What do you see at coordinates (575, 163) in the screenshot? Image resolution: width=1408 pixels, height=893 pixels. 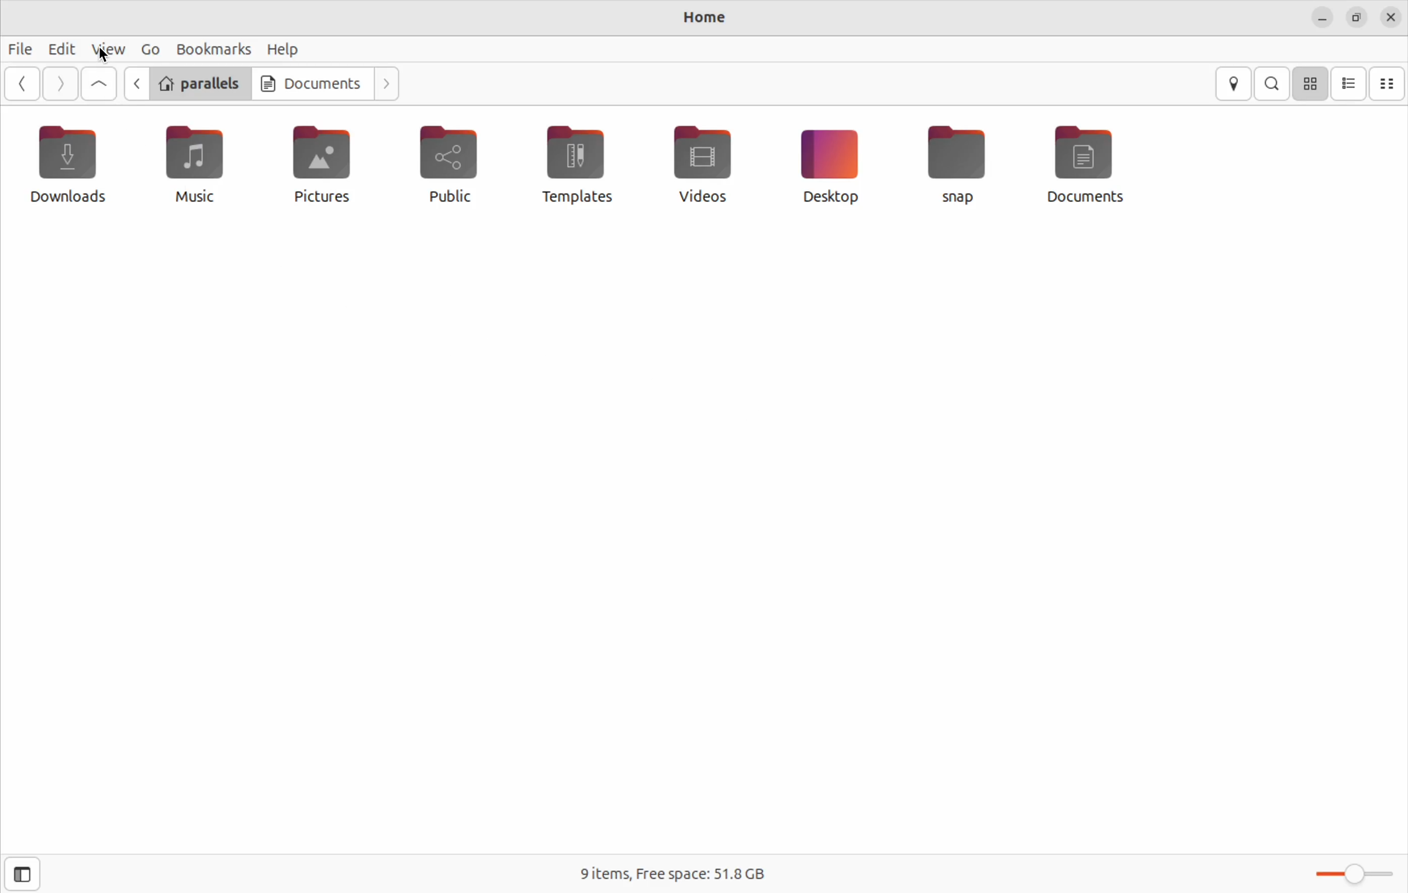 I see `templates` at bounding box center [575, 163].